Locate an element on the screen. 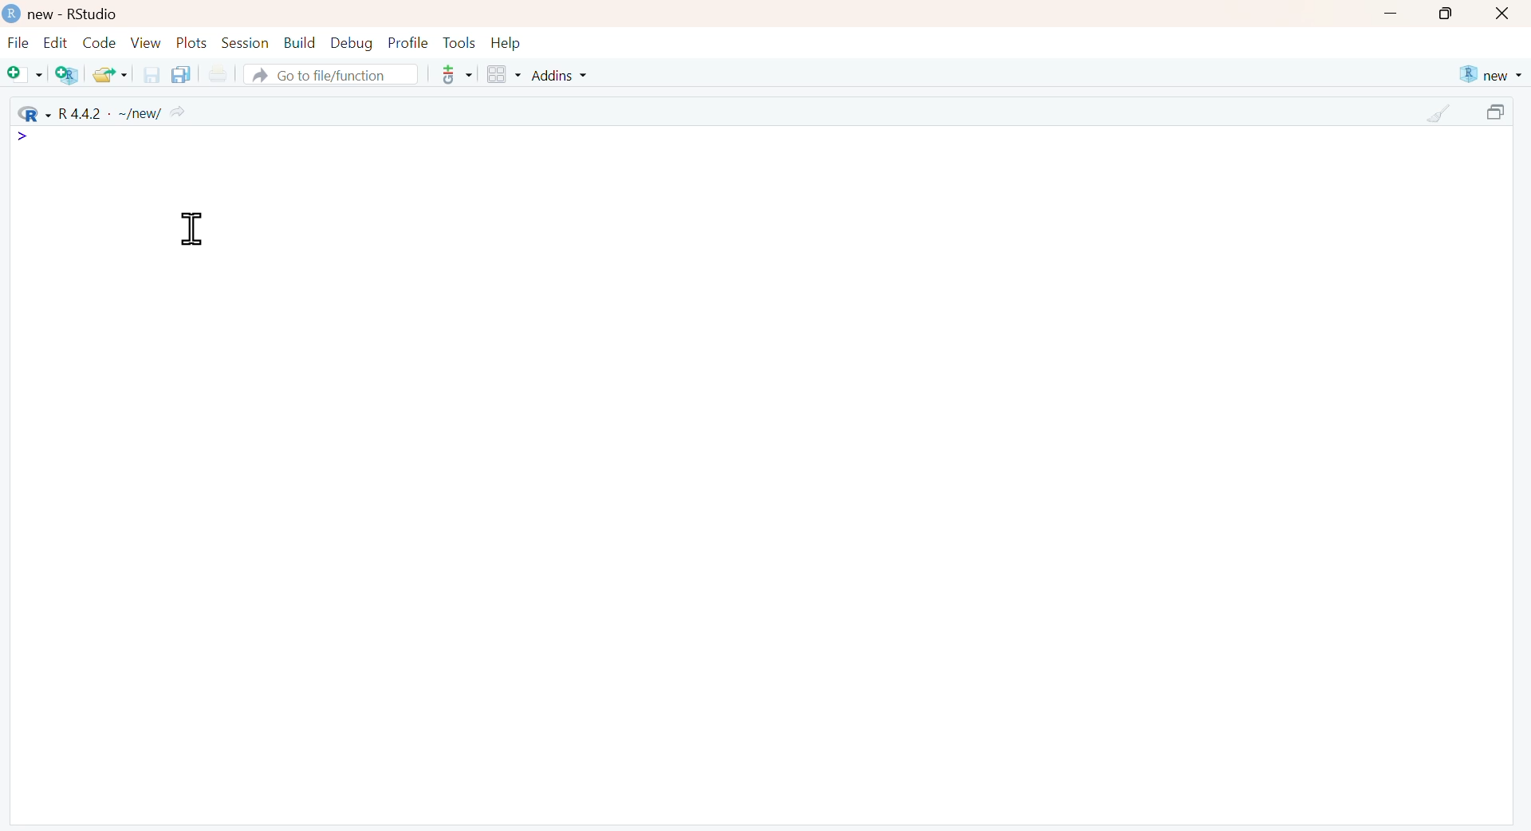 Image resolution: width=1531 pixels, height=831 pixels. Create a project is located at coordinates (66, 75).